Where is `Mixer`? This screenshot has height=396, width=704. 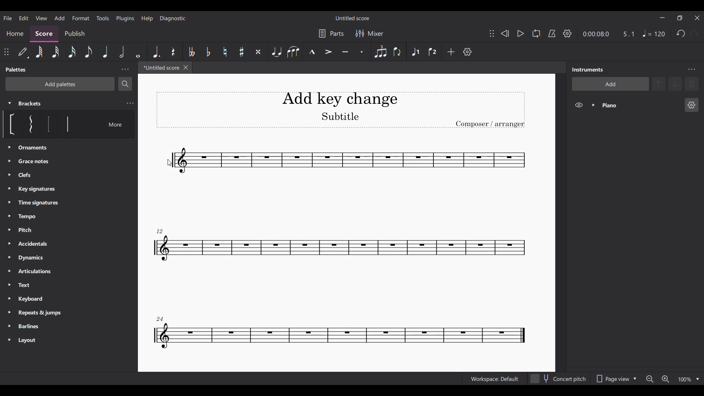
Mixer is located at coordinates (370, 34).